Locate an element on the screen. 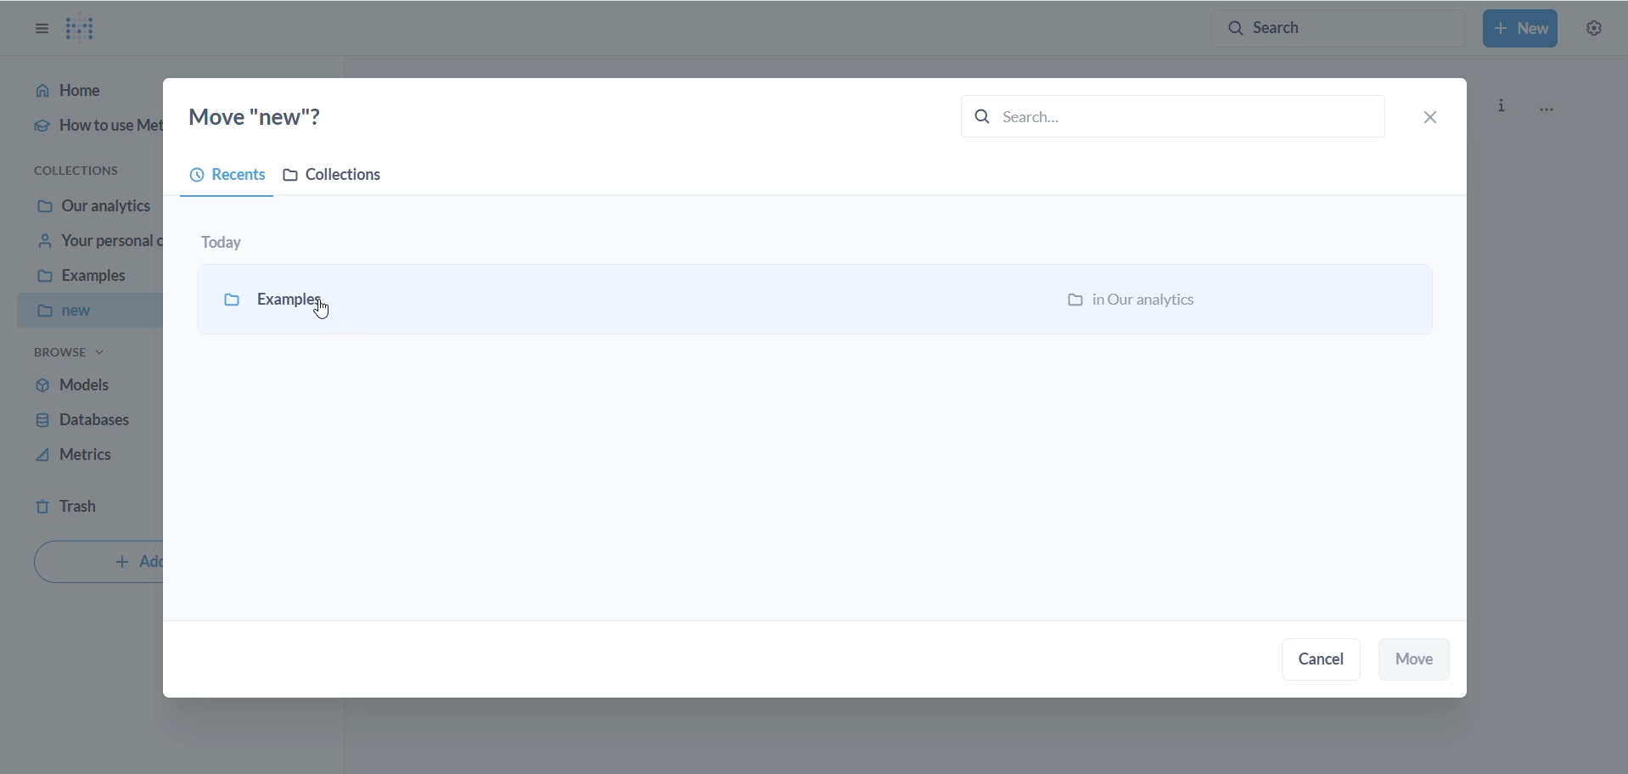 This screenshot has width=1628, height=774. Move "new"? is located at coordinates (273, 115).